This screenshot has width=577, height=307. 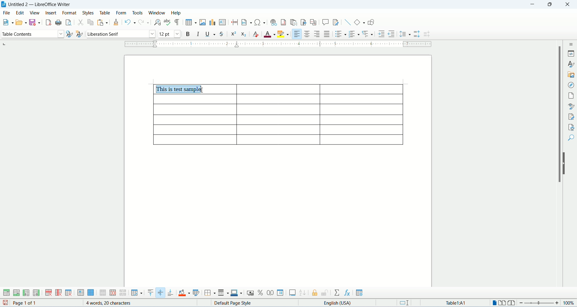 I want to click on font size, so click(x=170, y=34).